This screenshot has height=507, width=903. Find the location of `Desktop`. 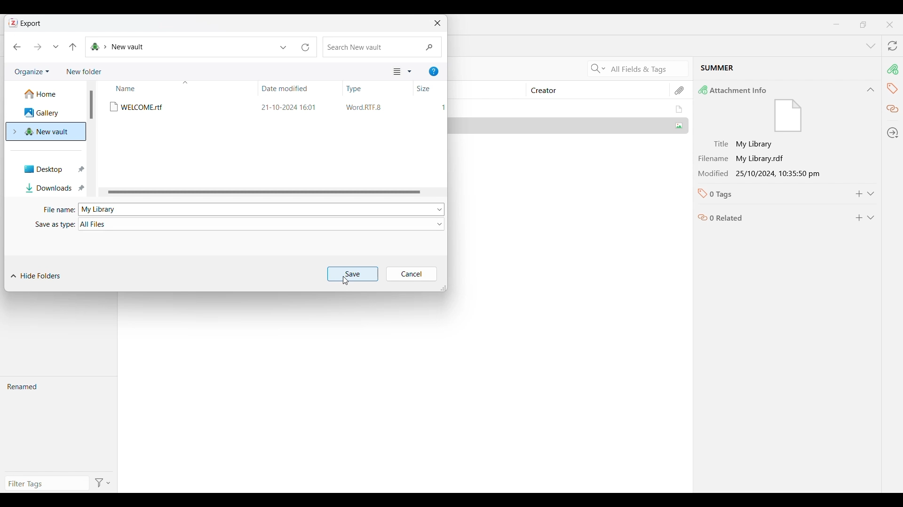

Desktop is located at coordinates (49, 169).